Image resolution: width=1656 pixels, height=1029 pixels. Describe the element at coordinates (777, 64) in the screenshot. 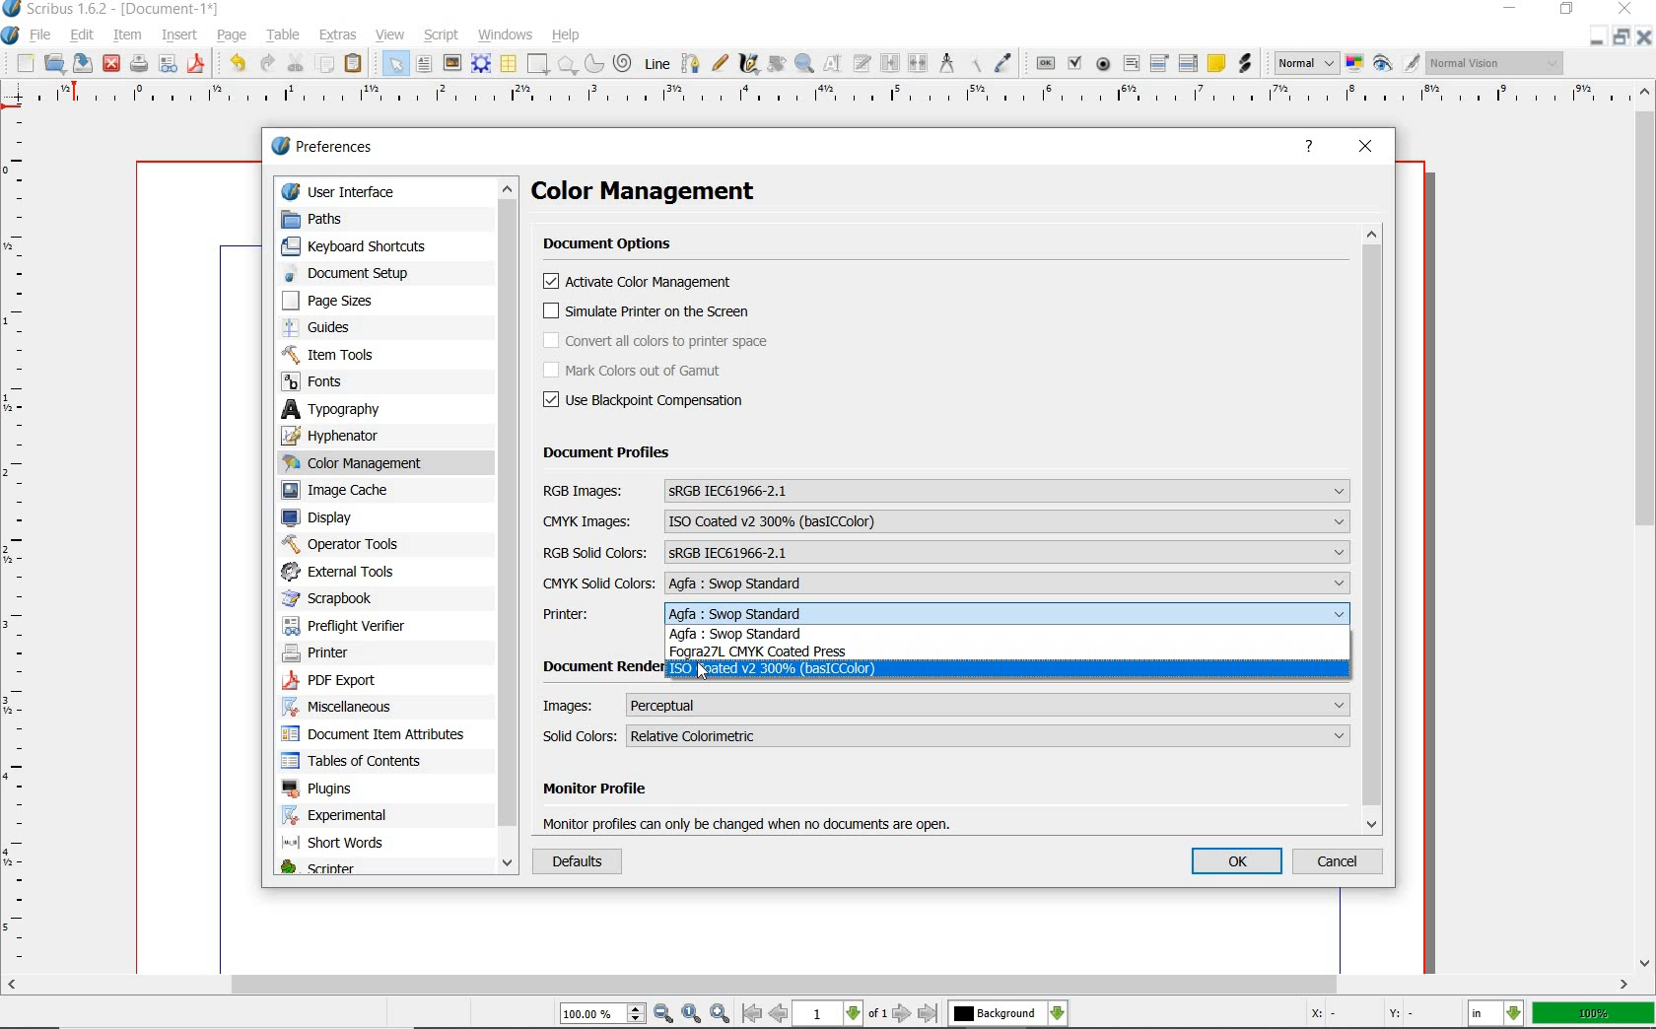

I see `rotate item` at that location.